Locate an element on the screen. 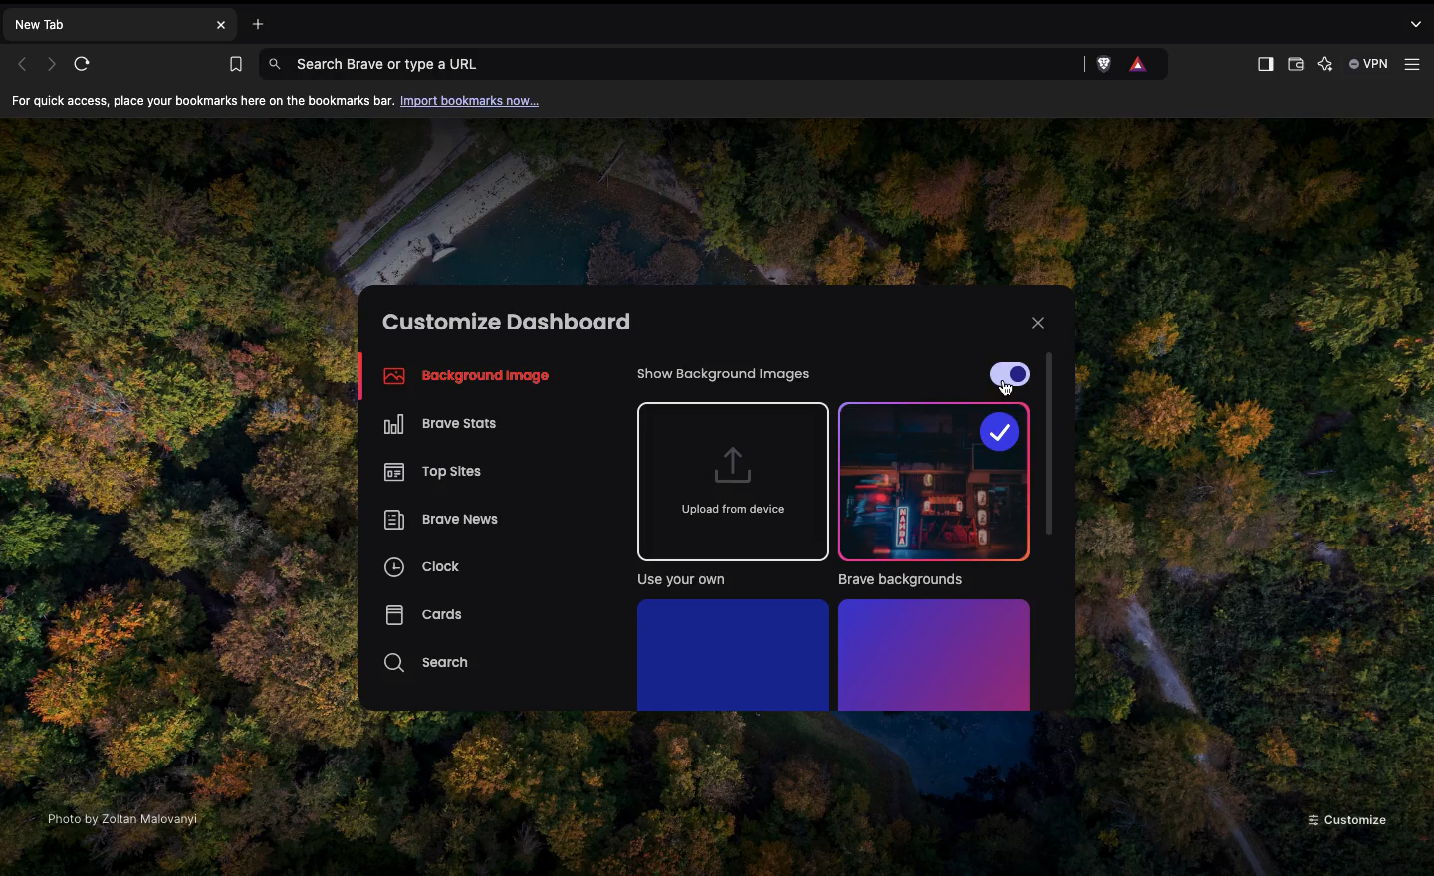 Image resolution: width=1434 pixels, height=876 pixels. For quick access, place your bookmarks here on the bookmarks bar. is located at coordinates (203, 102).